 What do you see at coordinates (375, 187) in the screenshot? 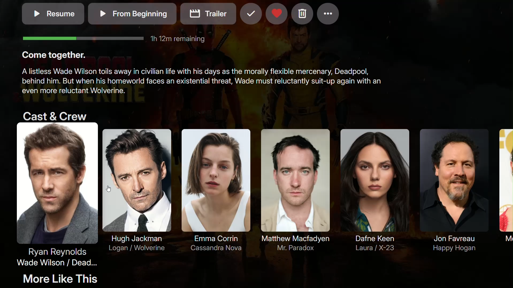
I see `Dafne Keene` at bounding box center [375, 187].